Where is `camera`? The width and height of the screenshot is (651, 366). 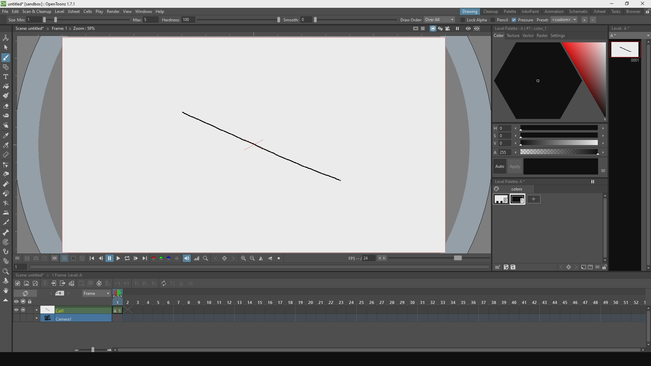 camera is located at coordinates (63, 318).